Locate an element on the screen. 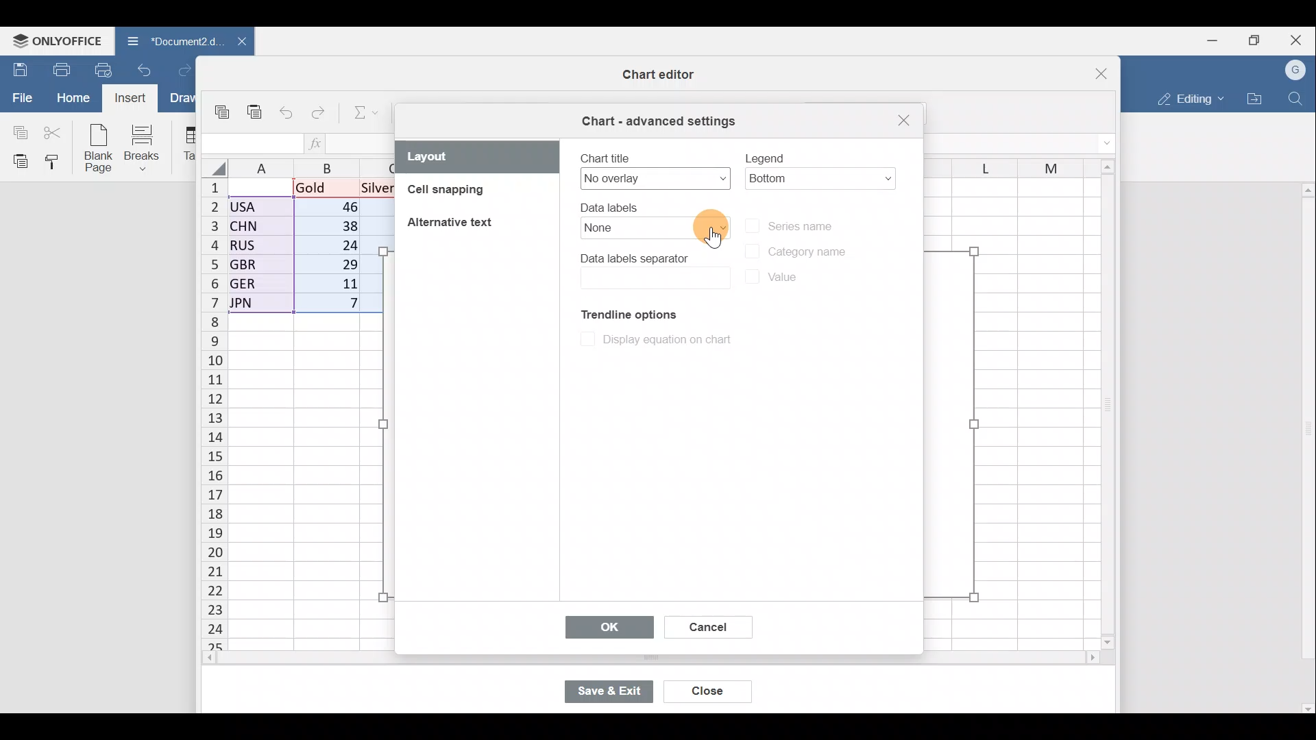 The image size is (1316, 740). Columns is located at coordinates (310, 165).